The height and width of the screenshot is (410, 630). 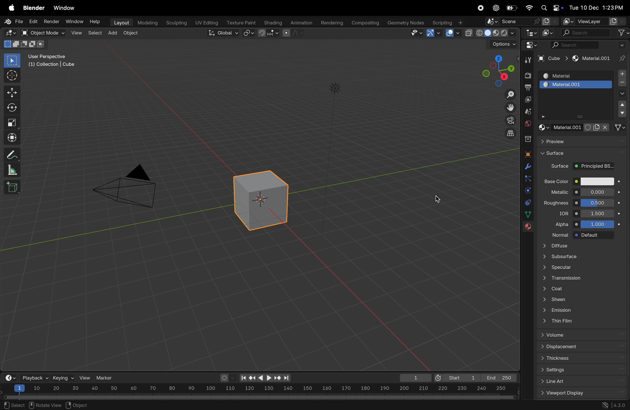 I want to click on camera, so click(x=509, y=120).